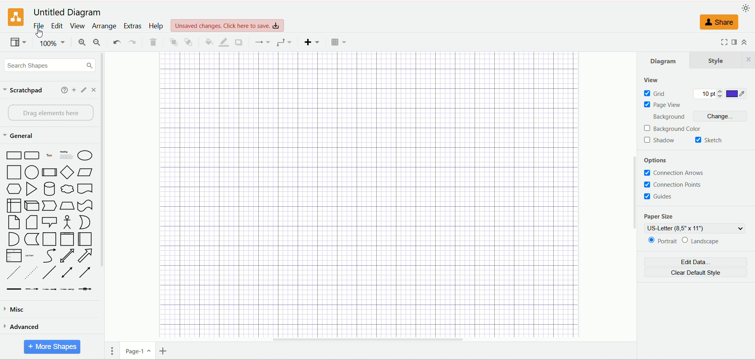 The width and height of the screenshot is (755, 360). Describe the element at coordinates (673, 184) in the screenshot. I see `connection points` at that location.